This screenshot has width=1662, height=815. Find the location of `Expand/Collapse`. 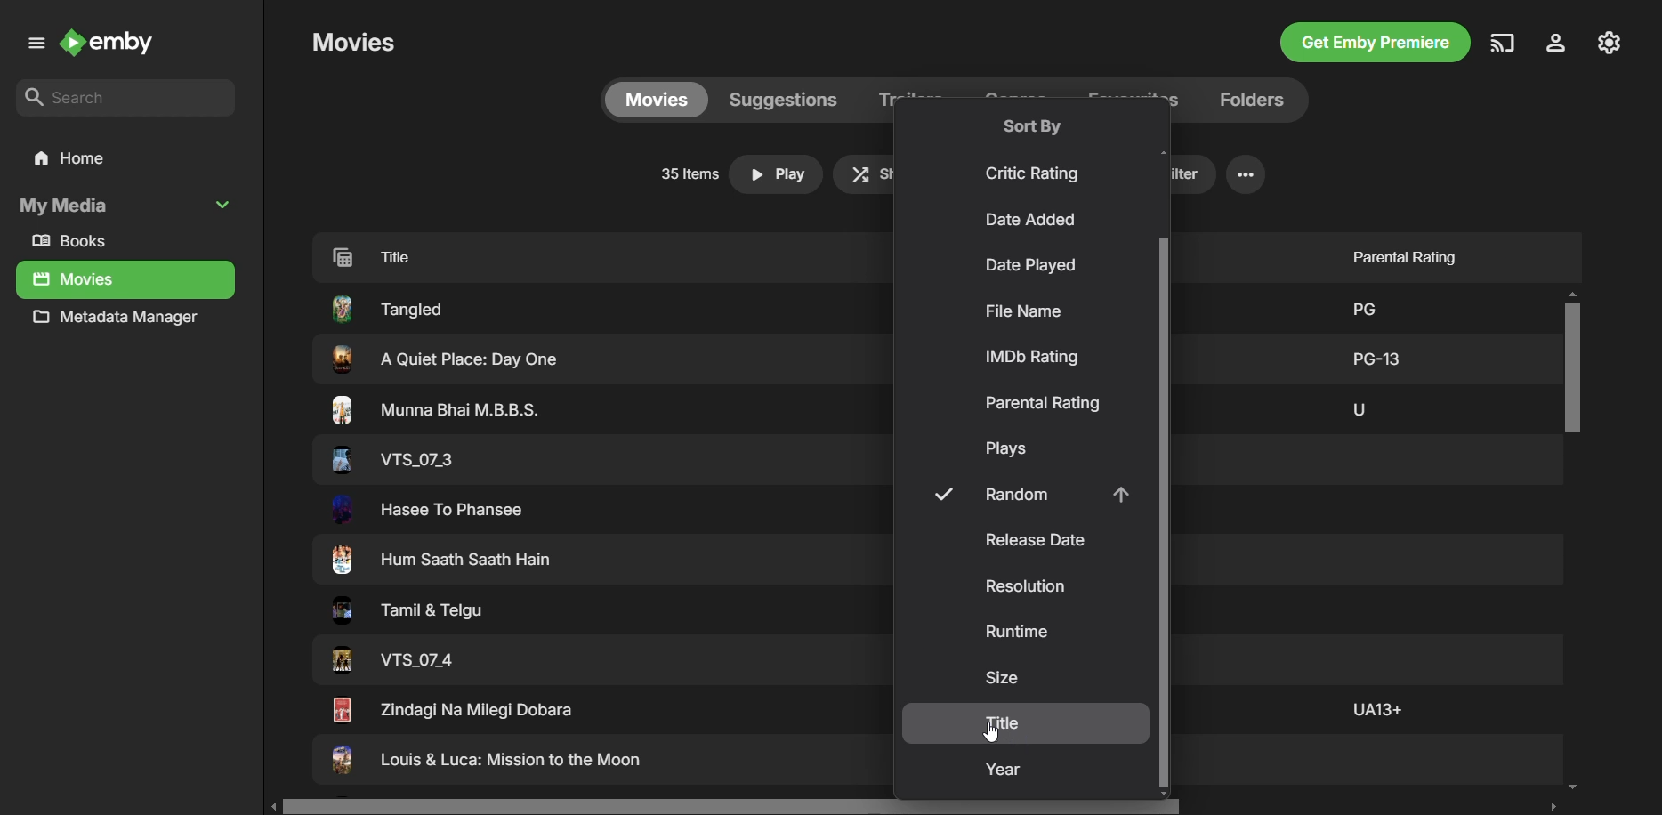

Expand/Collapse is located at coordinates (226, 204).